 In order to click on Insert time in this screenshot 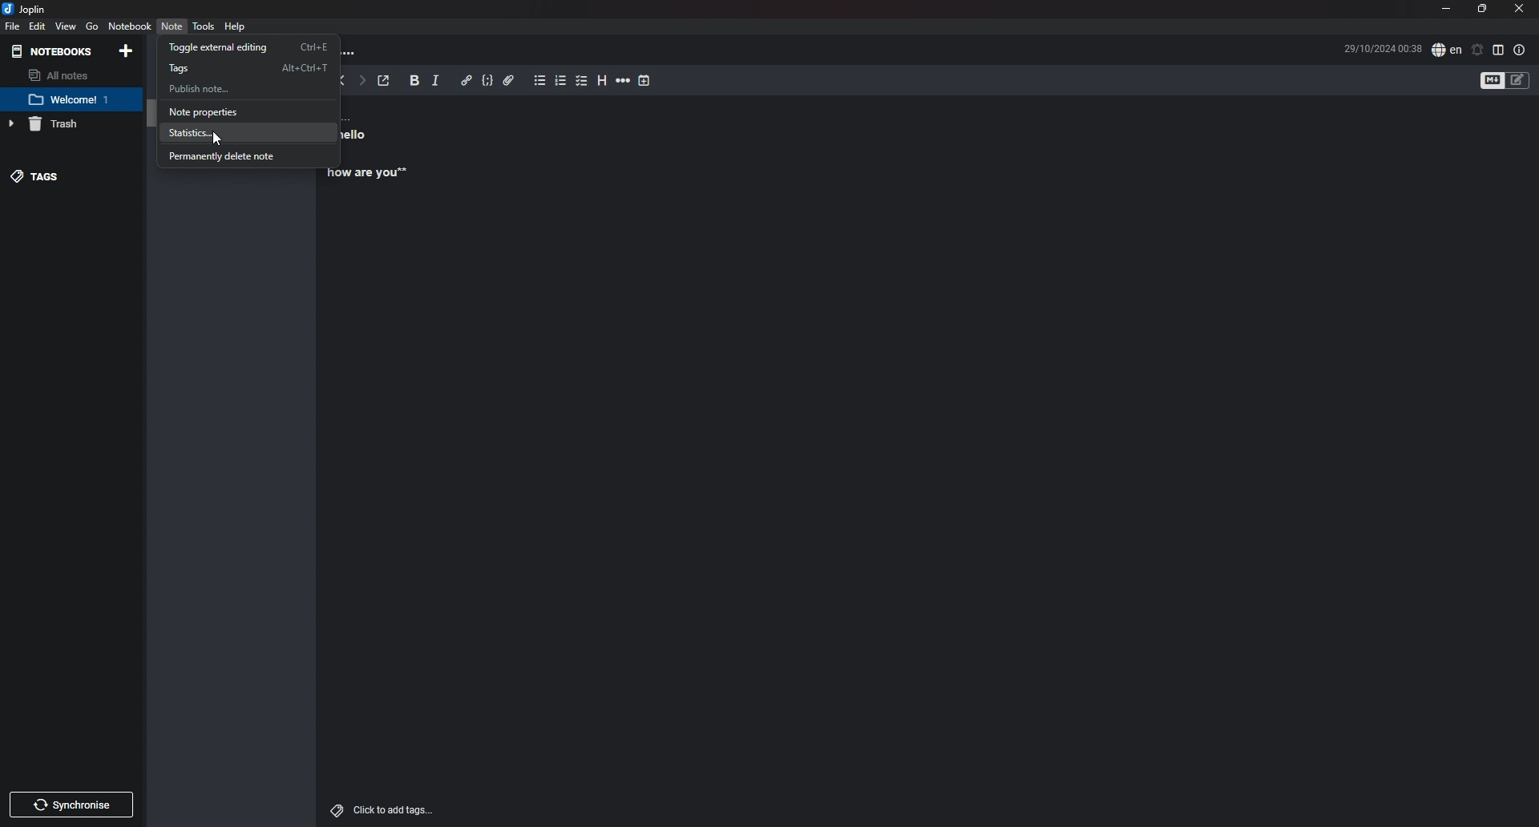, I will do `click(646, 81)`.